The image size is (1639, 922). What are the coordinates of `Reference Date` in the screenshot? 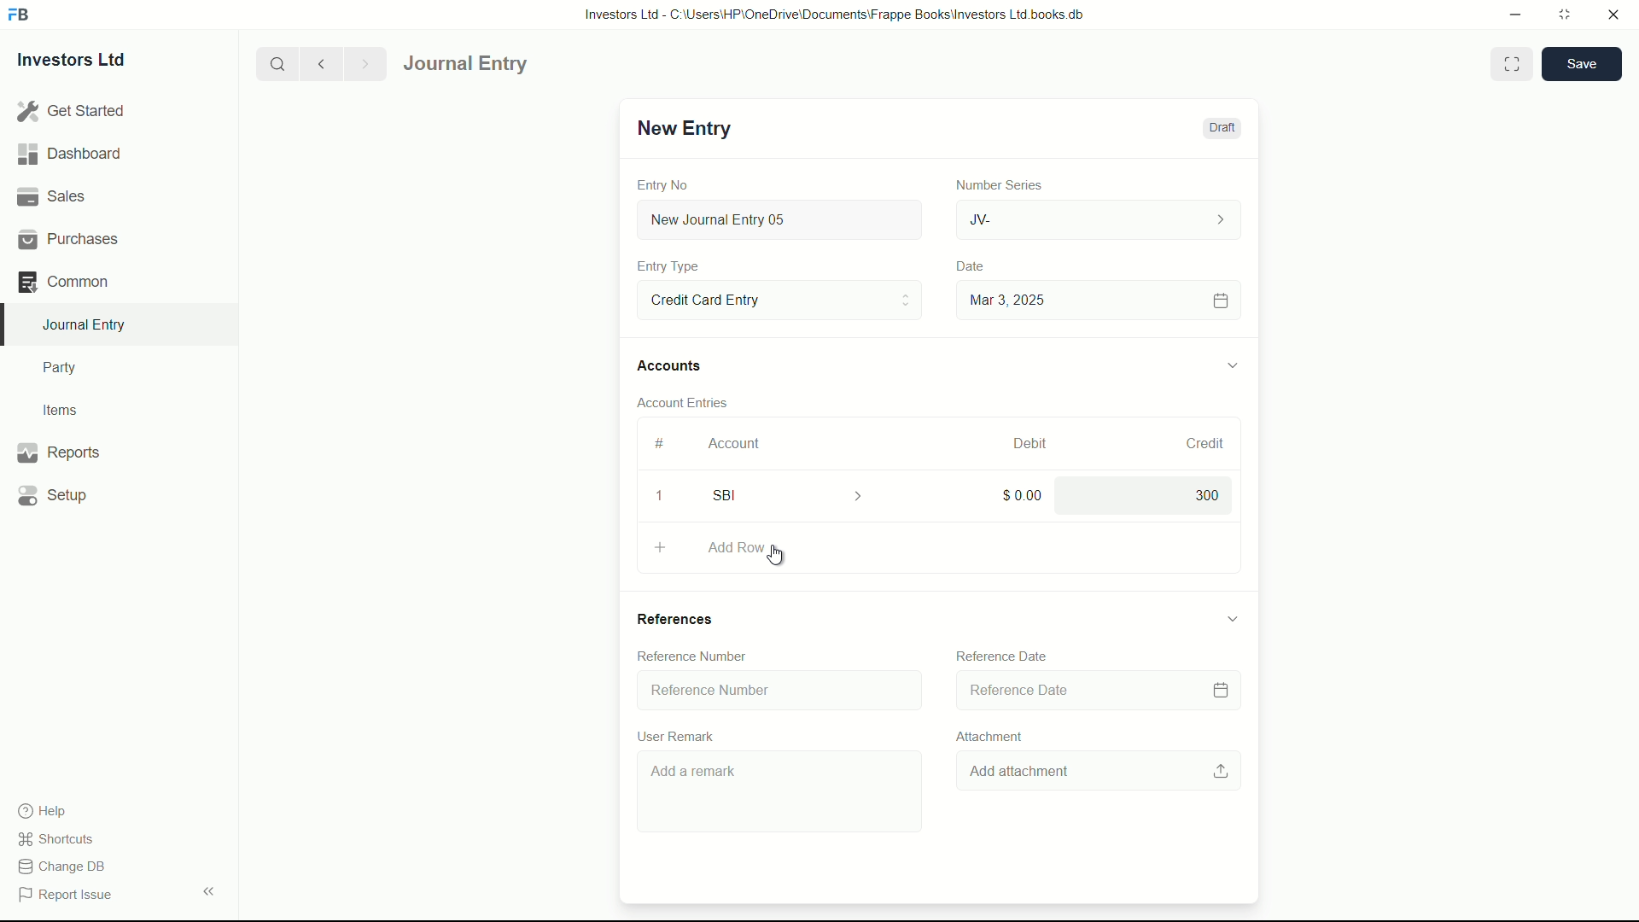 It's located at (1001, 656).